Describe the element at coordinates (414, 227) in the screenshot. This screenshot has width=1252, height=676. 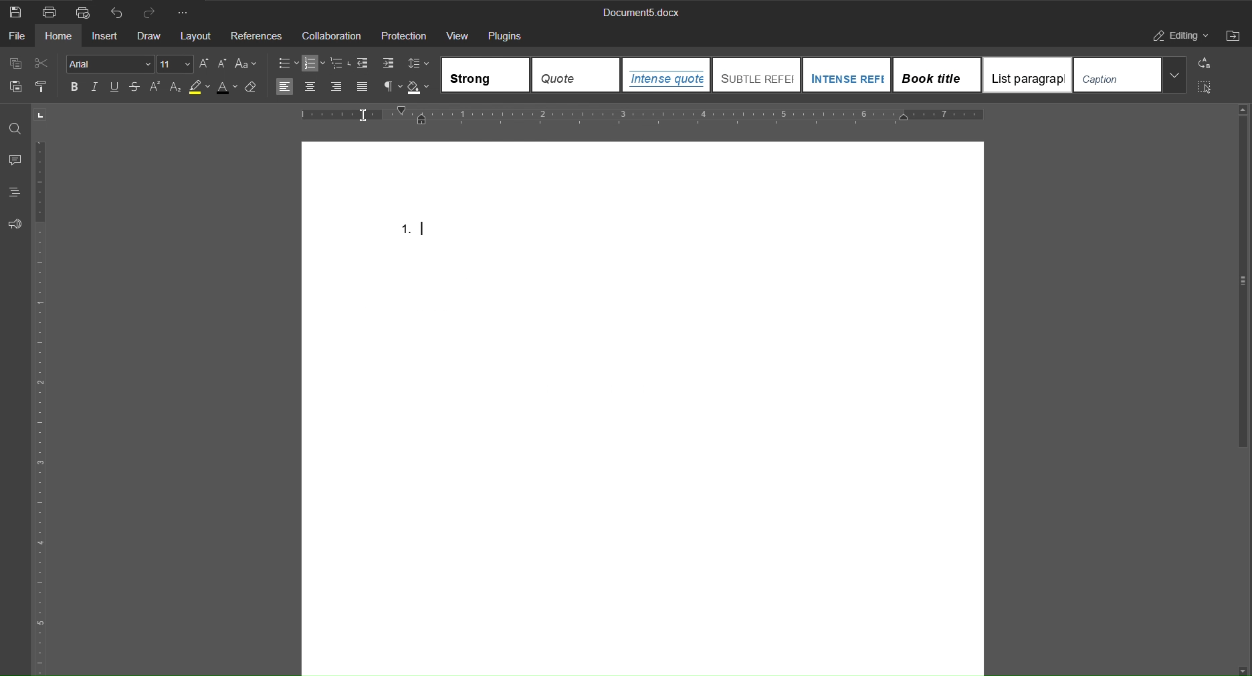
I see `1.` at that location.